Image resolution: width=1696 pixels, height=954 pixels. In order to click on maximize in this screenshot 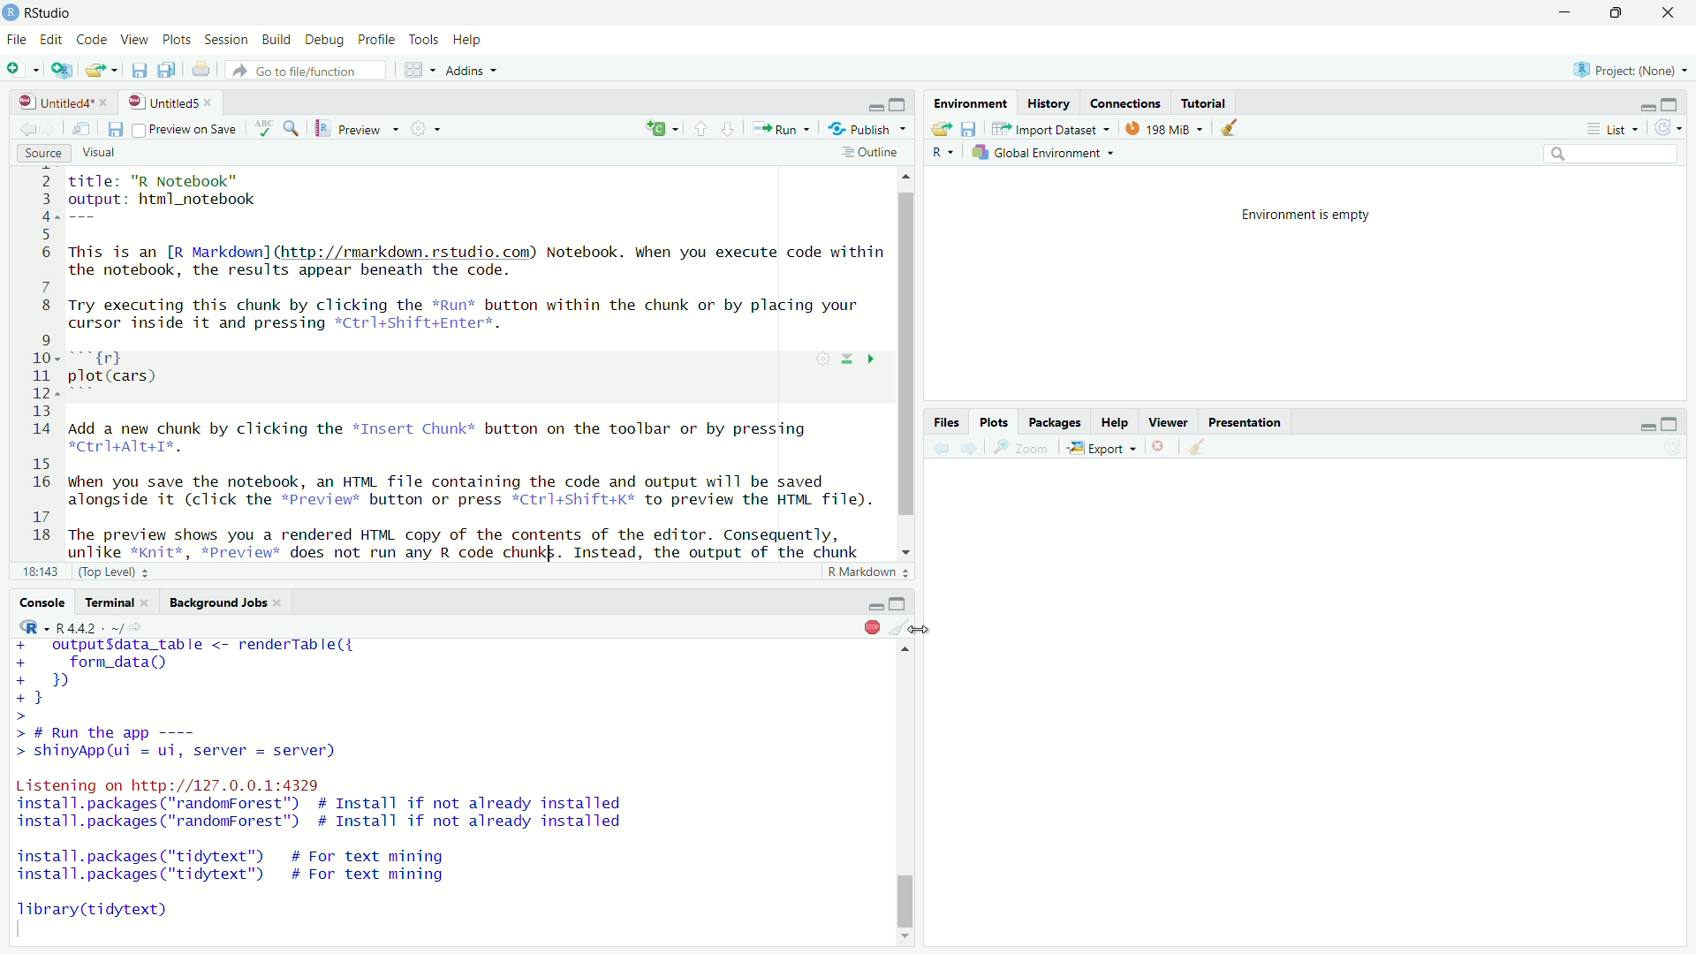, I will do `click(1674, 103)`.